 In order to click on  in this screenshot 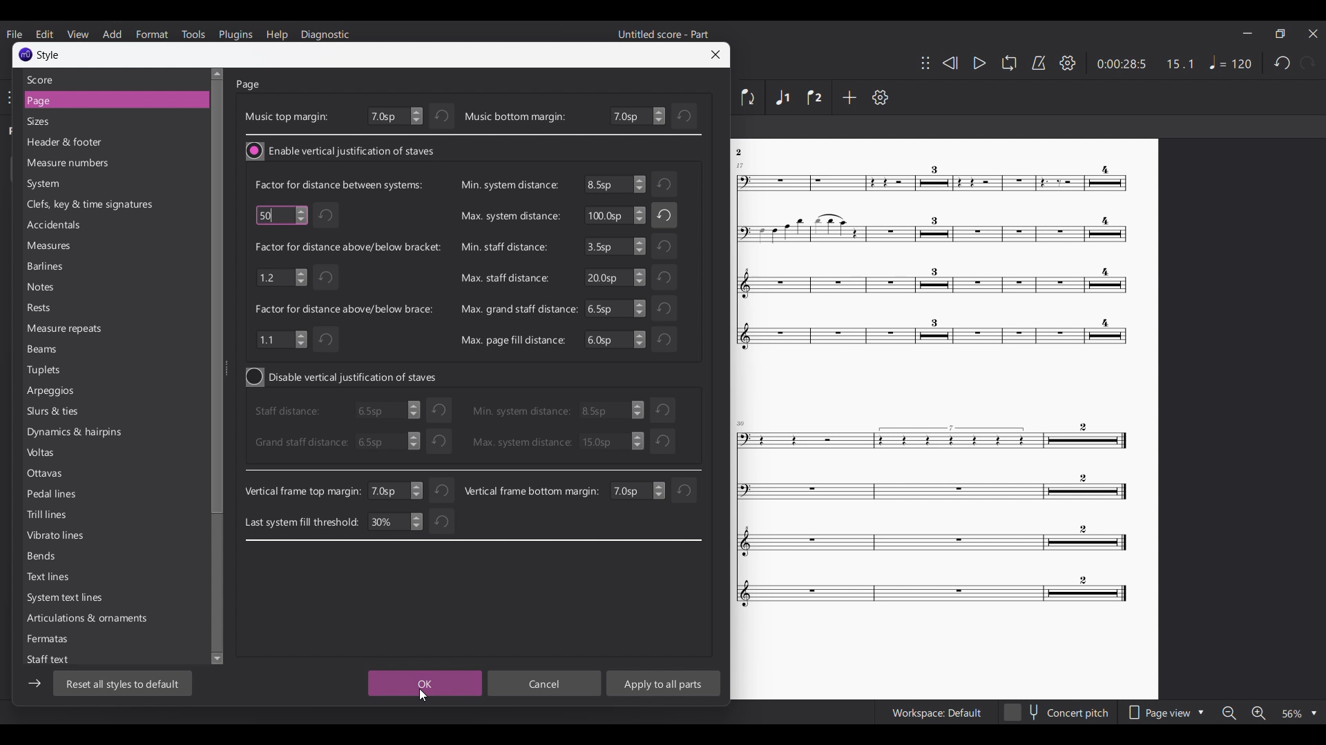, I will do `click(743, 152)`.